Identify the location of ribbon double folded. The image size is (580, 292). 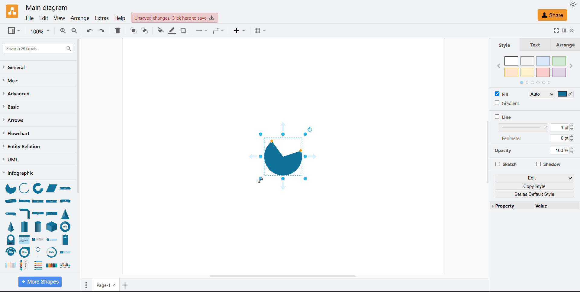
(24, 201).